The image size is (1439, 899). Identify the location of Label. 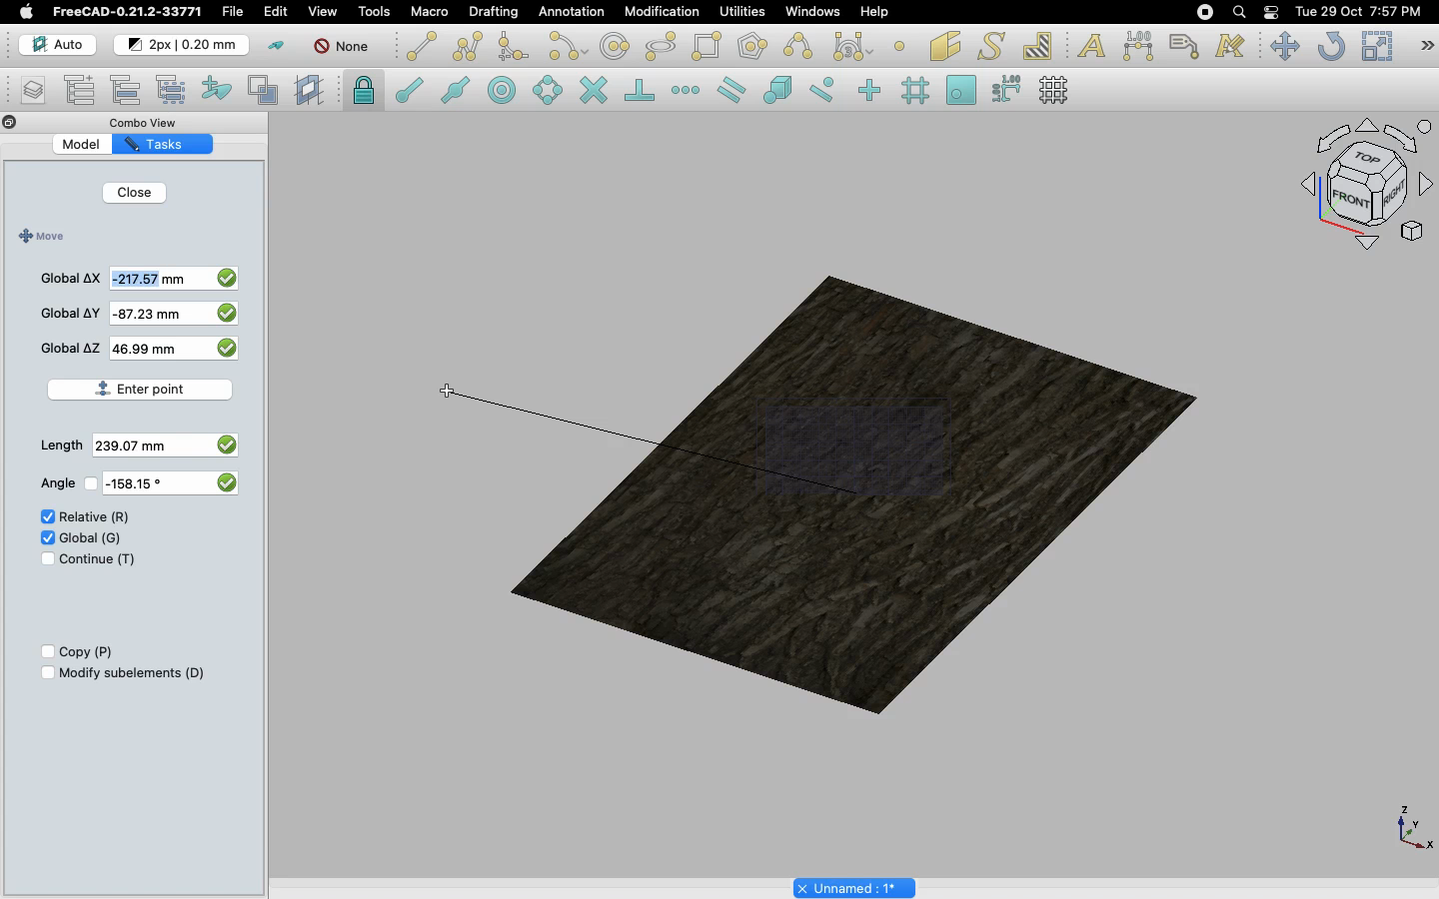
(1187, 46).